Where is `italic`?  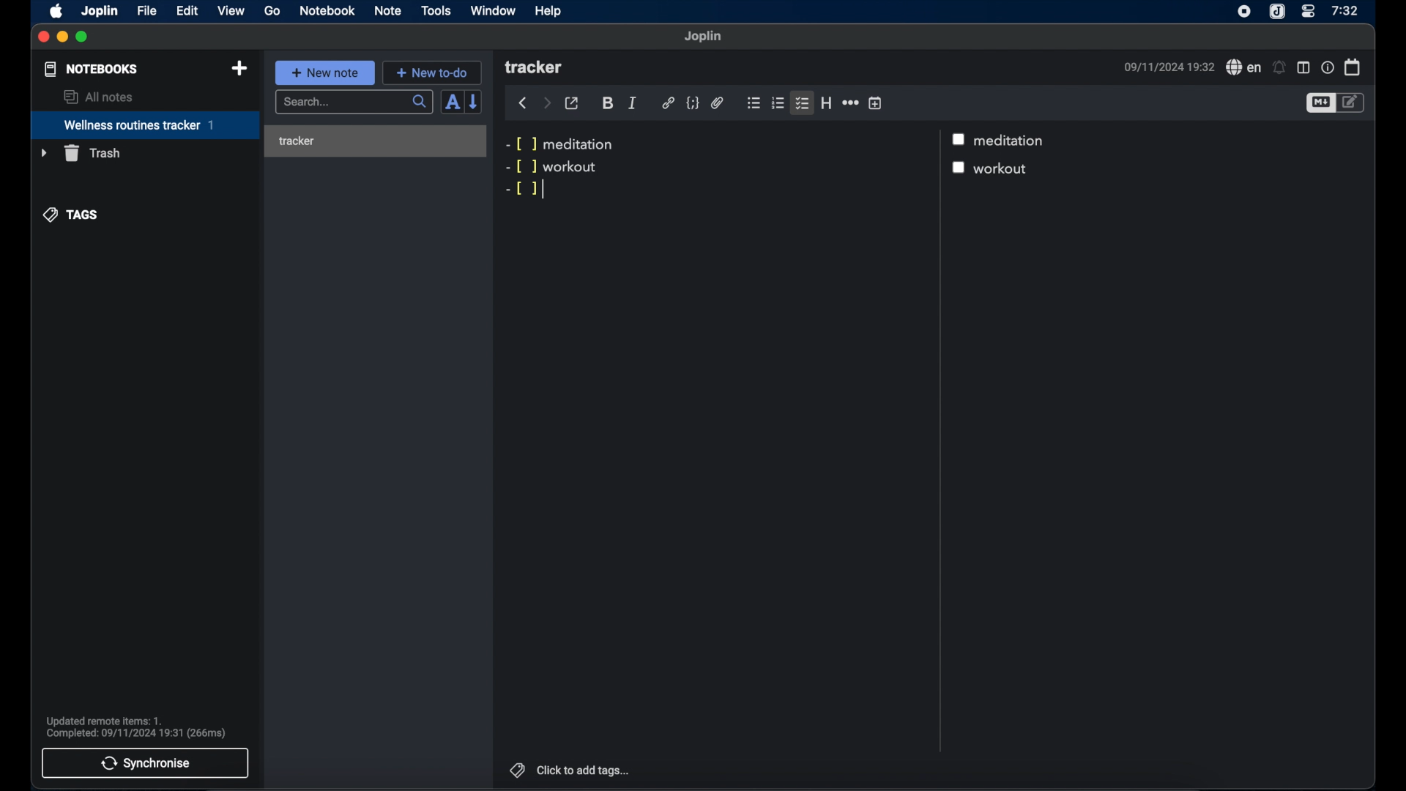
italic is located at coordinates (633, 103).